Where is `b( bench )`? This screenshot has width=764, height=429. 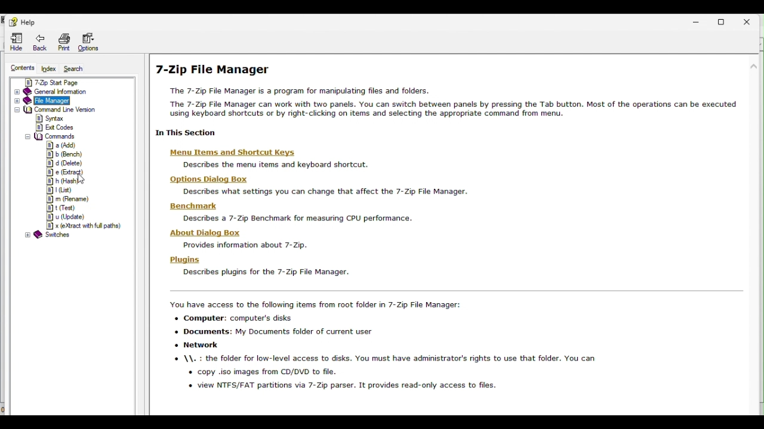 b( bench ) is located at coordinates (64, 154).